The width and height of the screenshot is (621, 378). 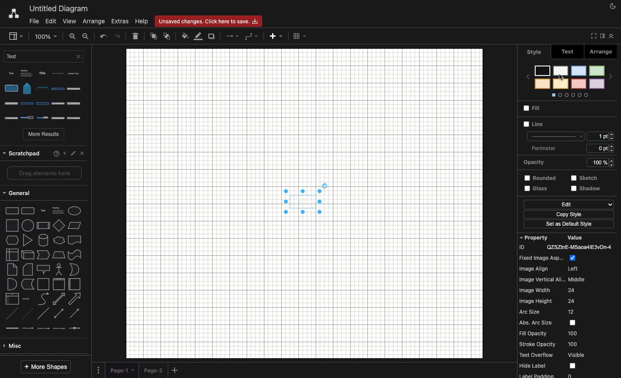 I want to click on Text, so click(x=45, y=59).